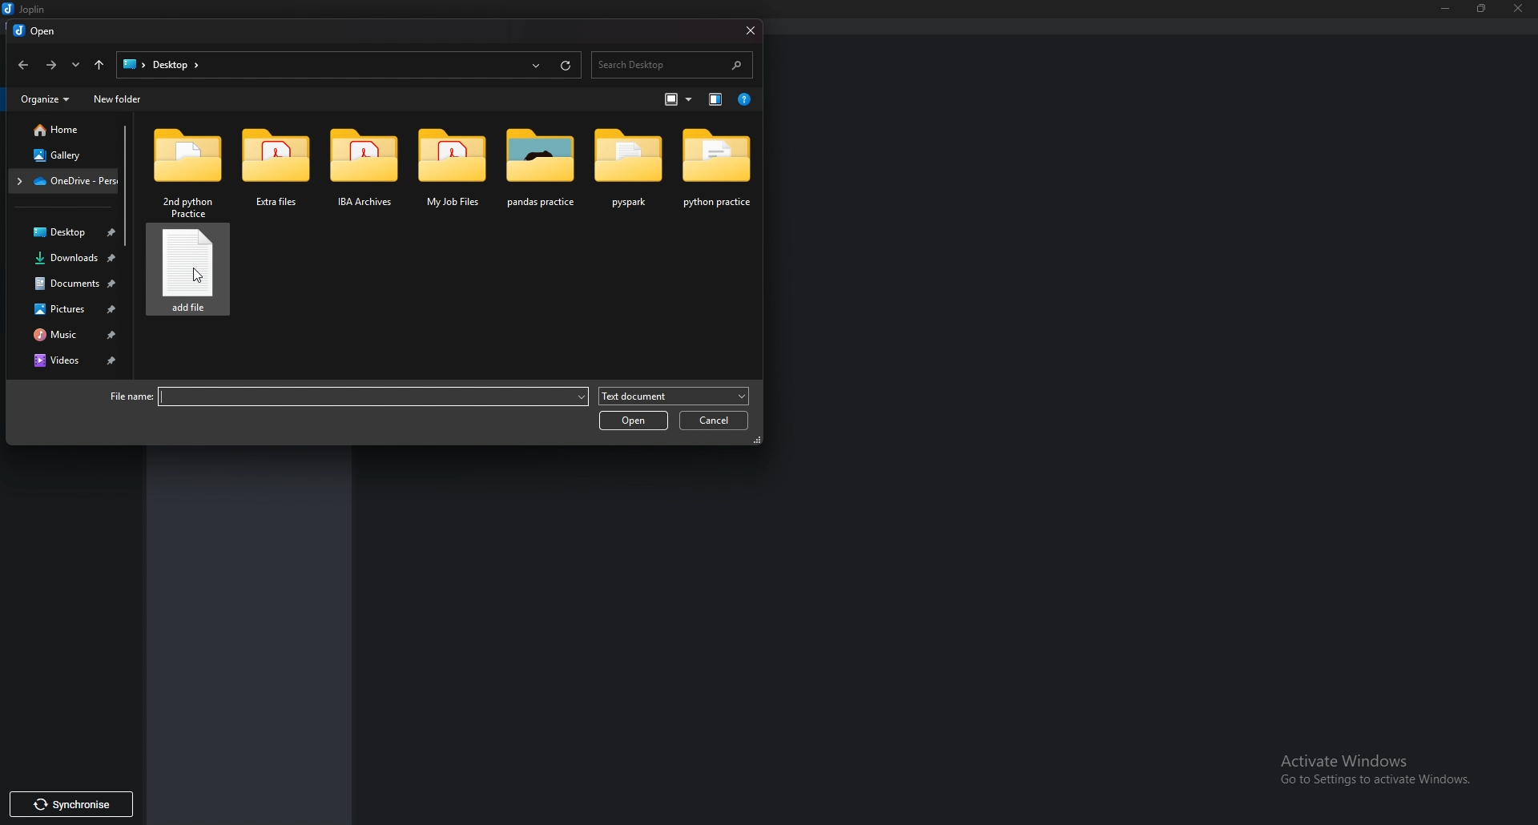 The height and width of the screenshot is (825, 1538). What do you see at coordinates (65, 234) in the screenshot?
I see `Desktop` at bounding box center [65, 234].